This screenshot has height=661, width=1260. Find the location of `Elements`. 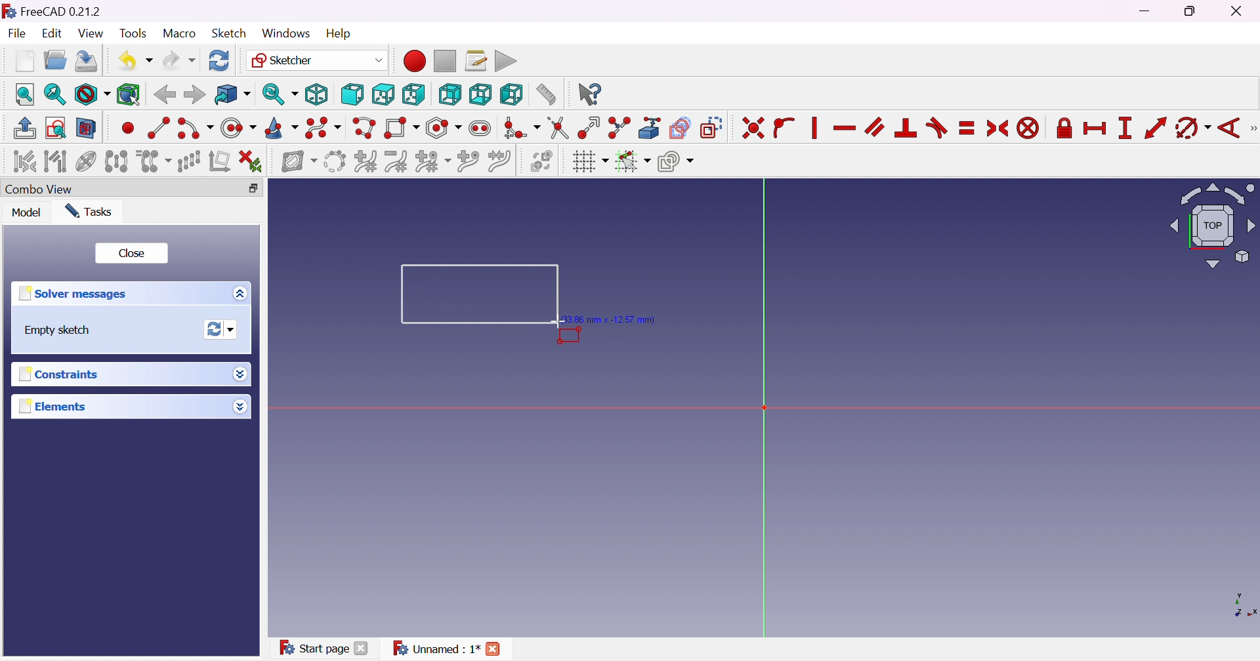

Elements is located at coordinates (53, 406).